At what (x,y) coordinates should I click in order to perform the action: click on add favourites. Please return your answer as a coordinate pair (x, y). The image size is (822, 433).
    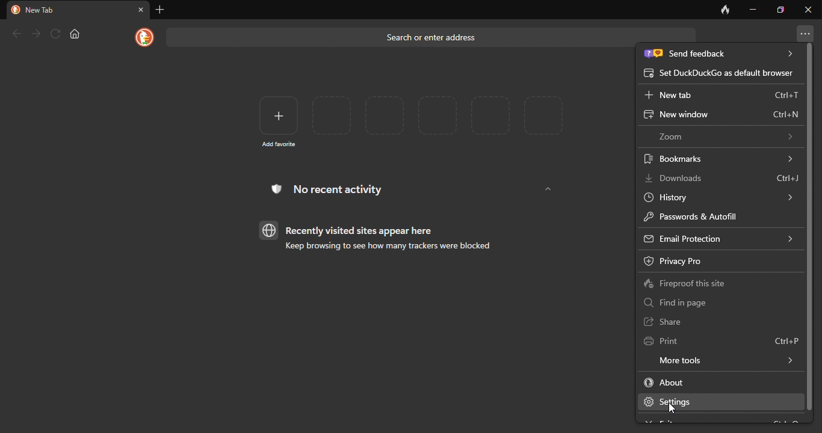
    Looking at the image, I should click on (275, 120).